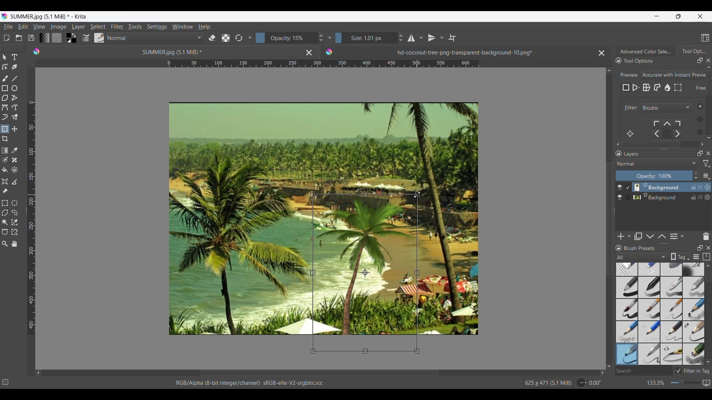  Describe the element at coordinates (706, 236) in the screenshot. I see `Delete layer/mask` at that location.